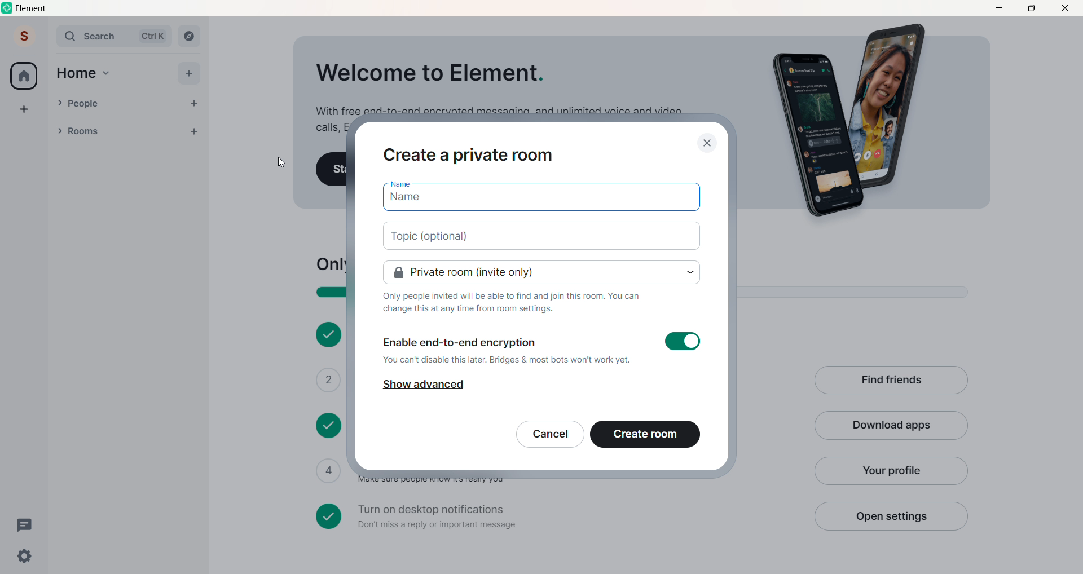  What do you see at coordinates (855, 121) in the screenshot?
I see `Graphics Image` at bounding box center [855, 121].